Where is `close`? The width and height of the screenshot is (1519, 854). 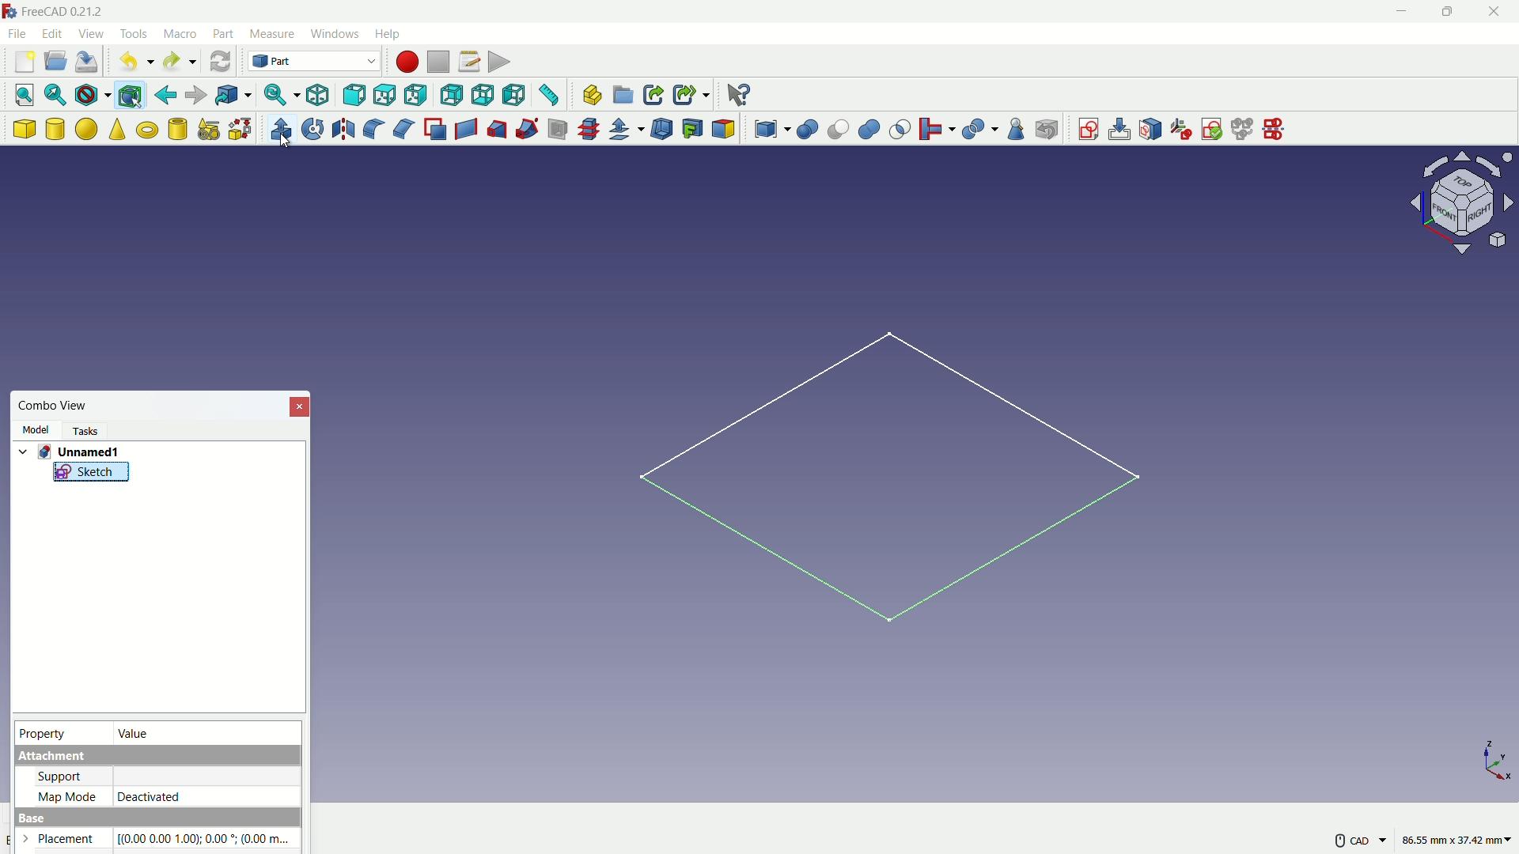
close is located at coordinates (1496, 13).